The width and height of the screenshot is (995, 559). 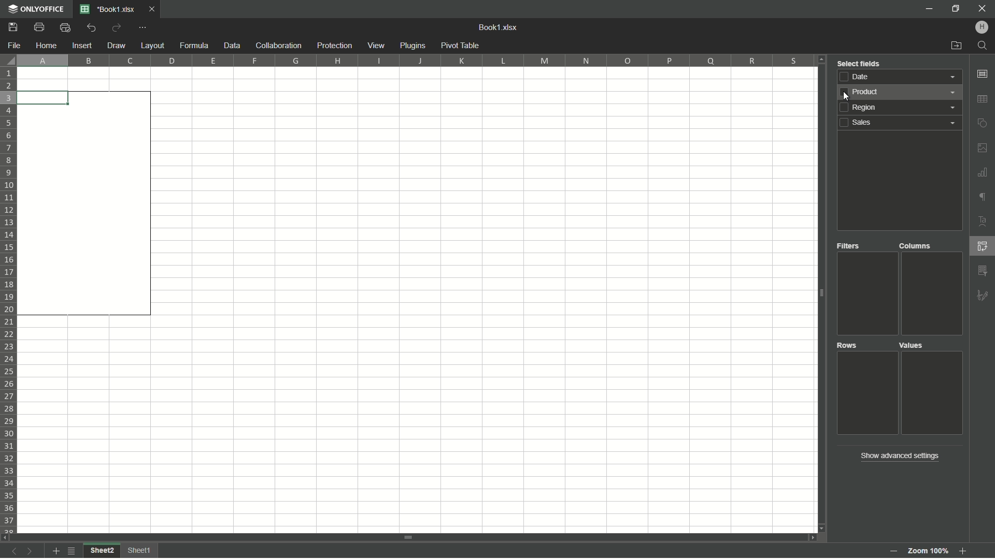 What do you see at coordinates (983, 198) in the screenshot?
I see `format marks` at bounding box center [983, 198].